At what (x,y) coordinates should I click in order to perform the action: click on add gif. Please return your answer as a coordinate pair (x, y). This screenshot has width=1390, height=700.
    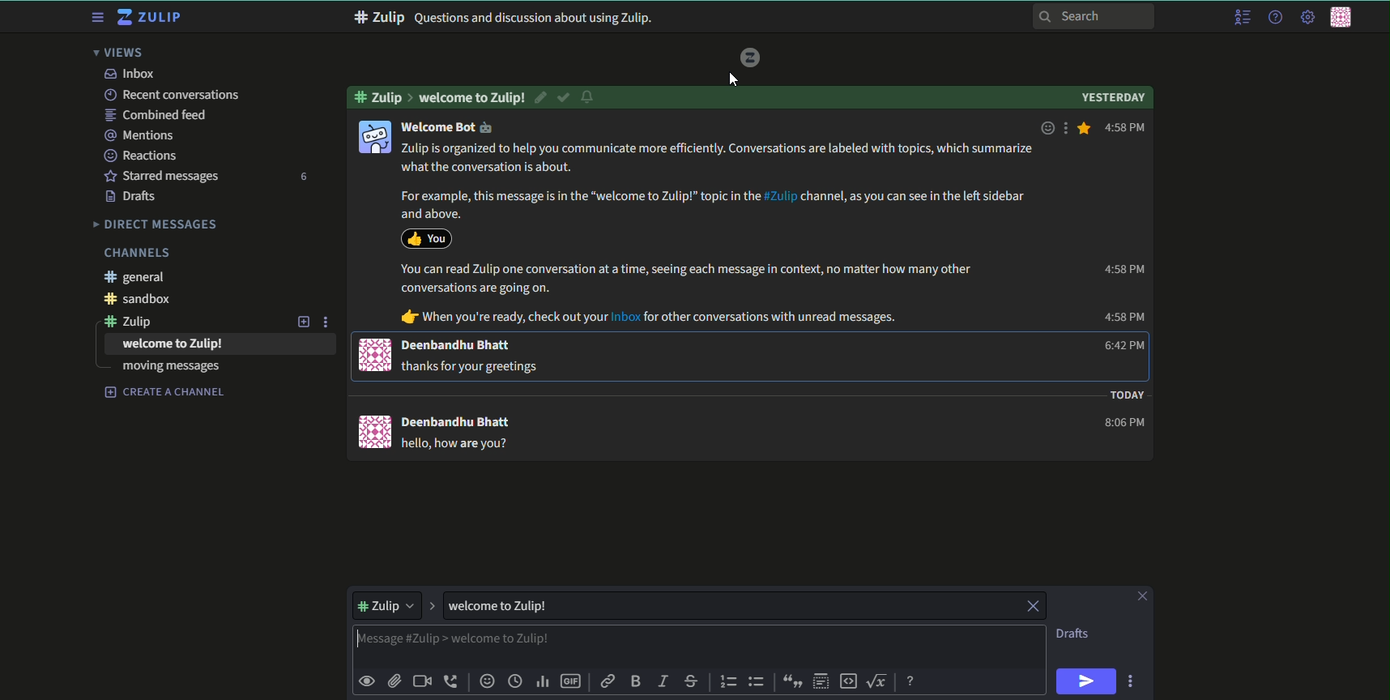
    Looking at the image, I should click on (573, 683).